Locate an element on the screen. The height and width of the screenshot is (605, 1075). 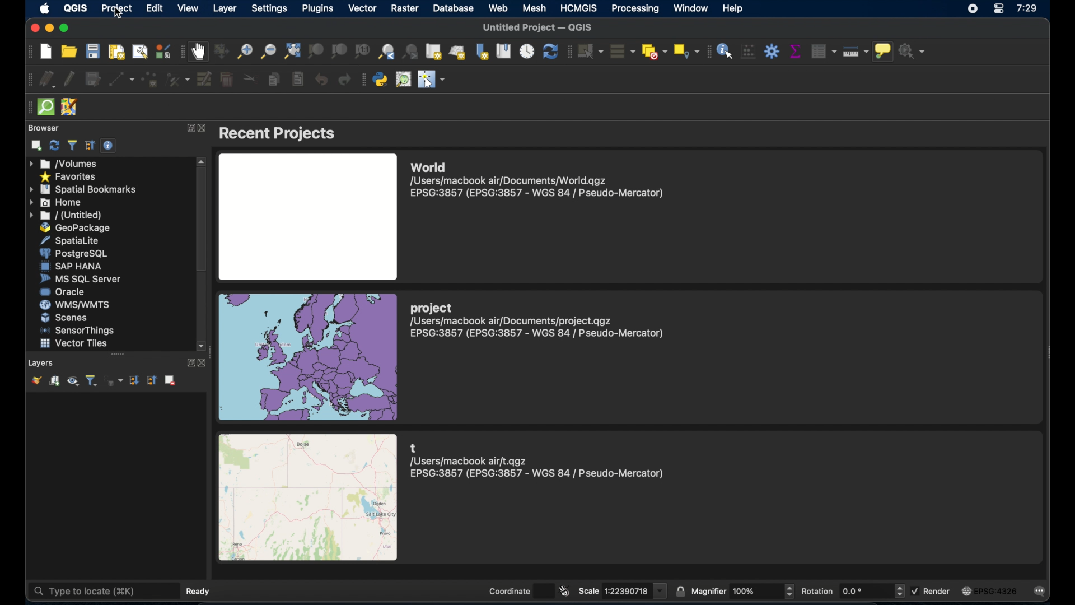
cut features is located at coordinates (247, 78).